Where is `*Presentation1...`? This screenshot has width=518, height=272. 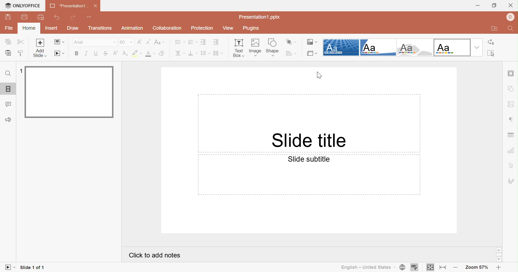 *Presentation1... is located at coordinates (69, 5).